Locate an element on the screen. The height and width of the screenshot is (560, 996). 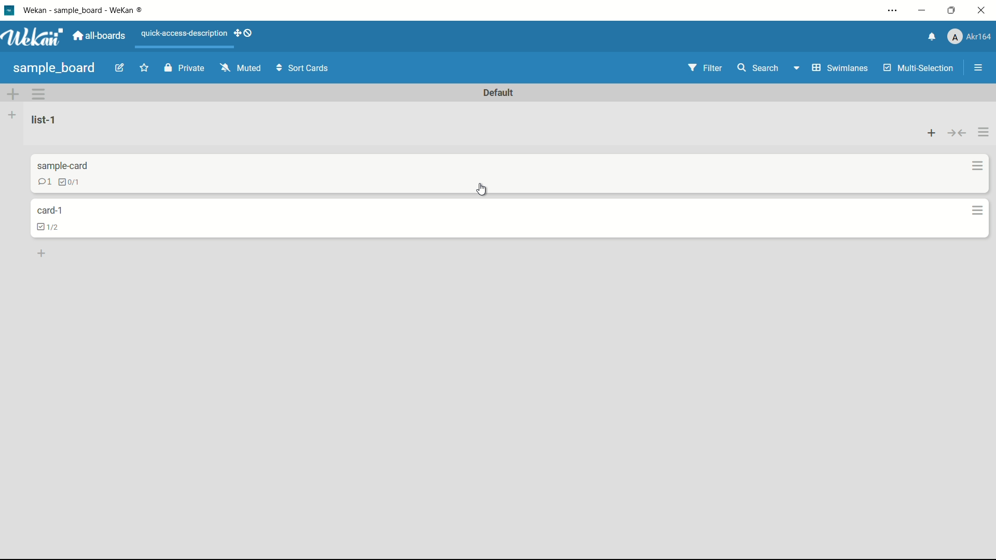
all boards is located at coordinates (101, 36).